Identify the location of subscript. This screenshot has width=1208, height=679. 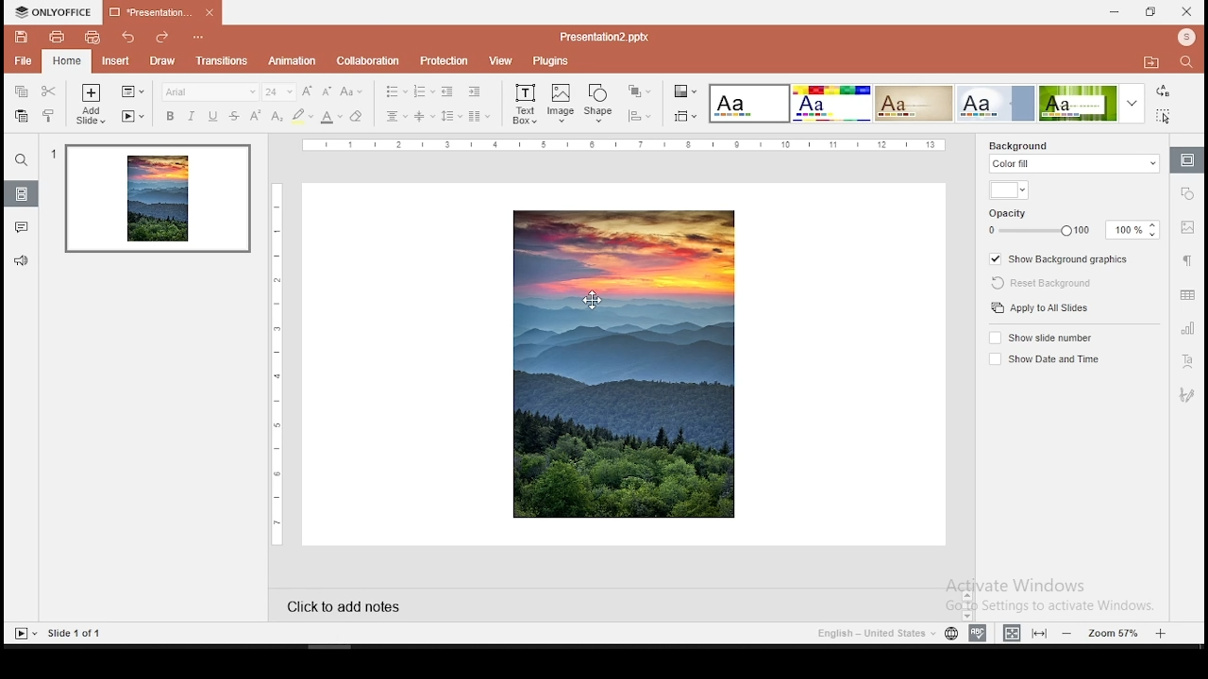
(277, 115).